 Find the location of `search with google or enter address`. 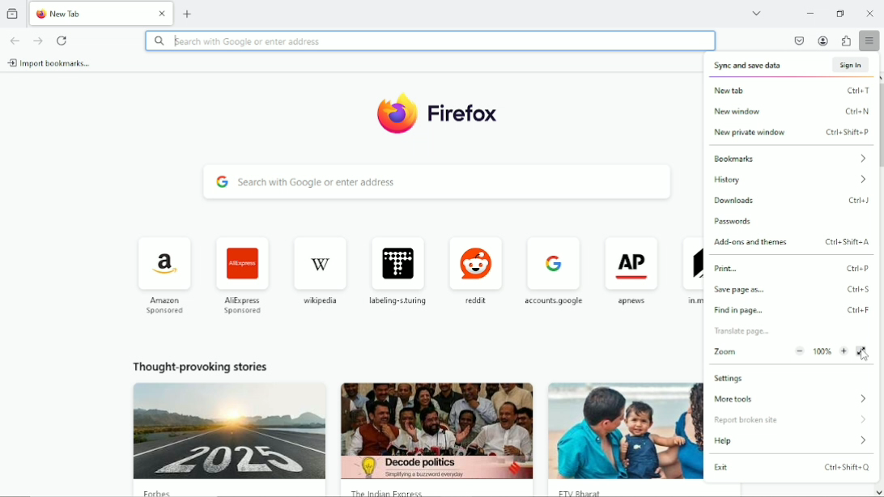

search with google or enter address is located at coordinates (440, 183).